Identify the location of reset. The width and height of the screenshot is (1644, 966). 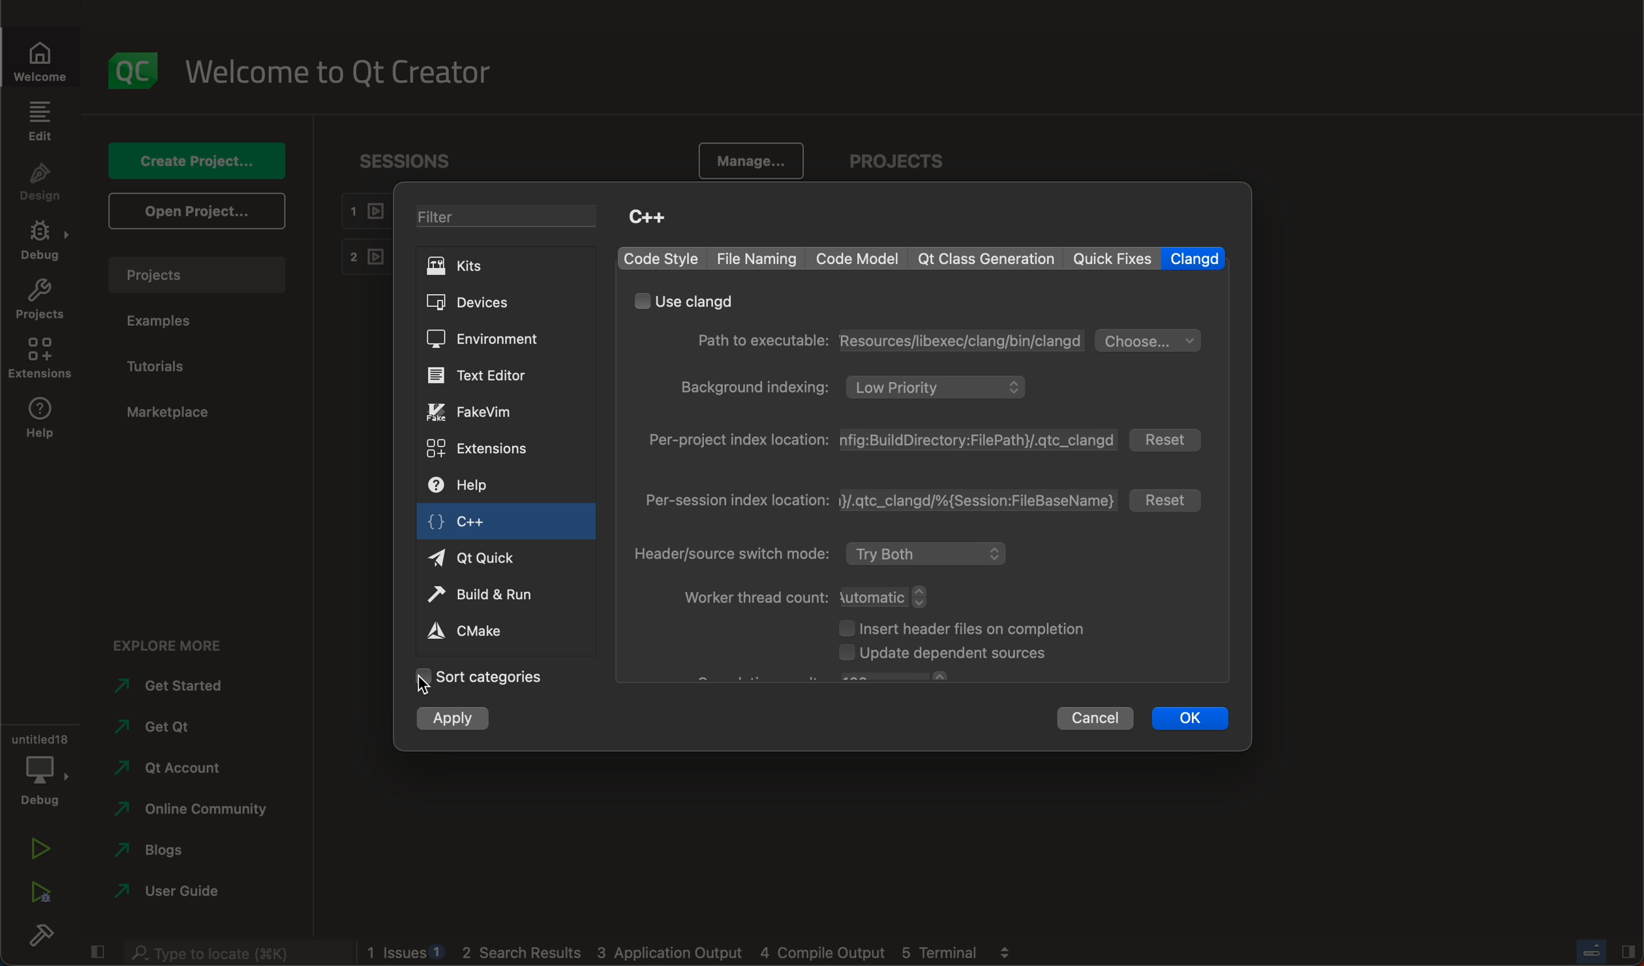
(1168, 439).